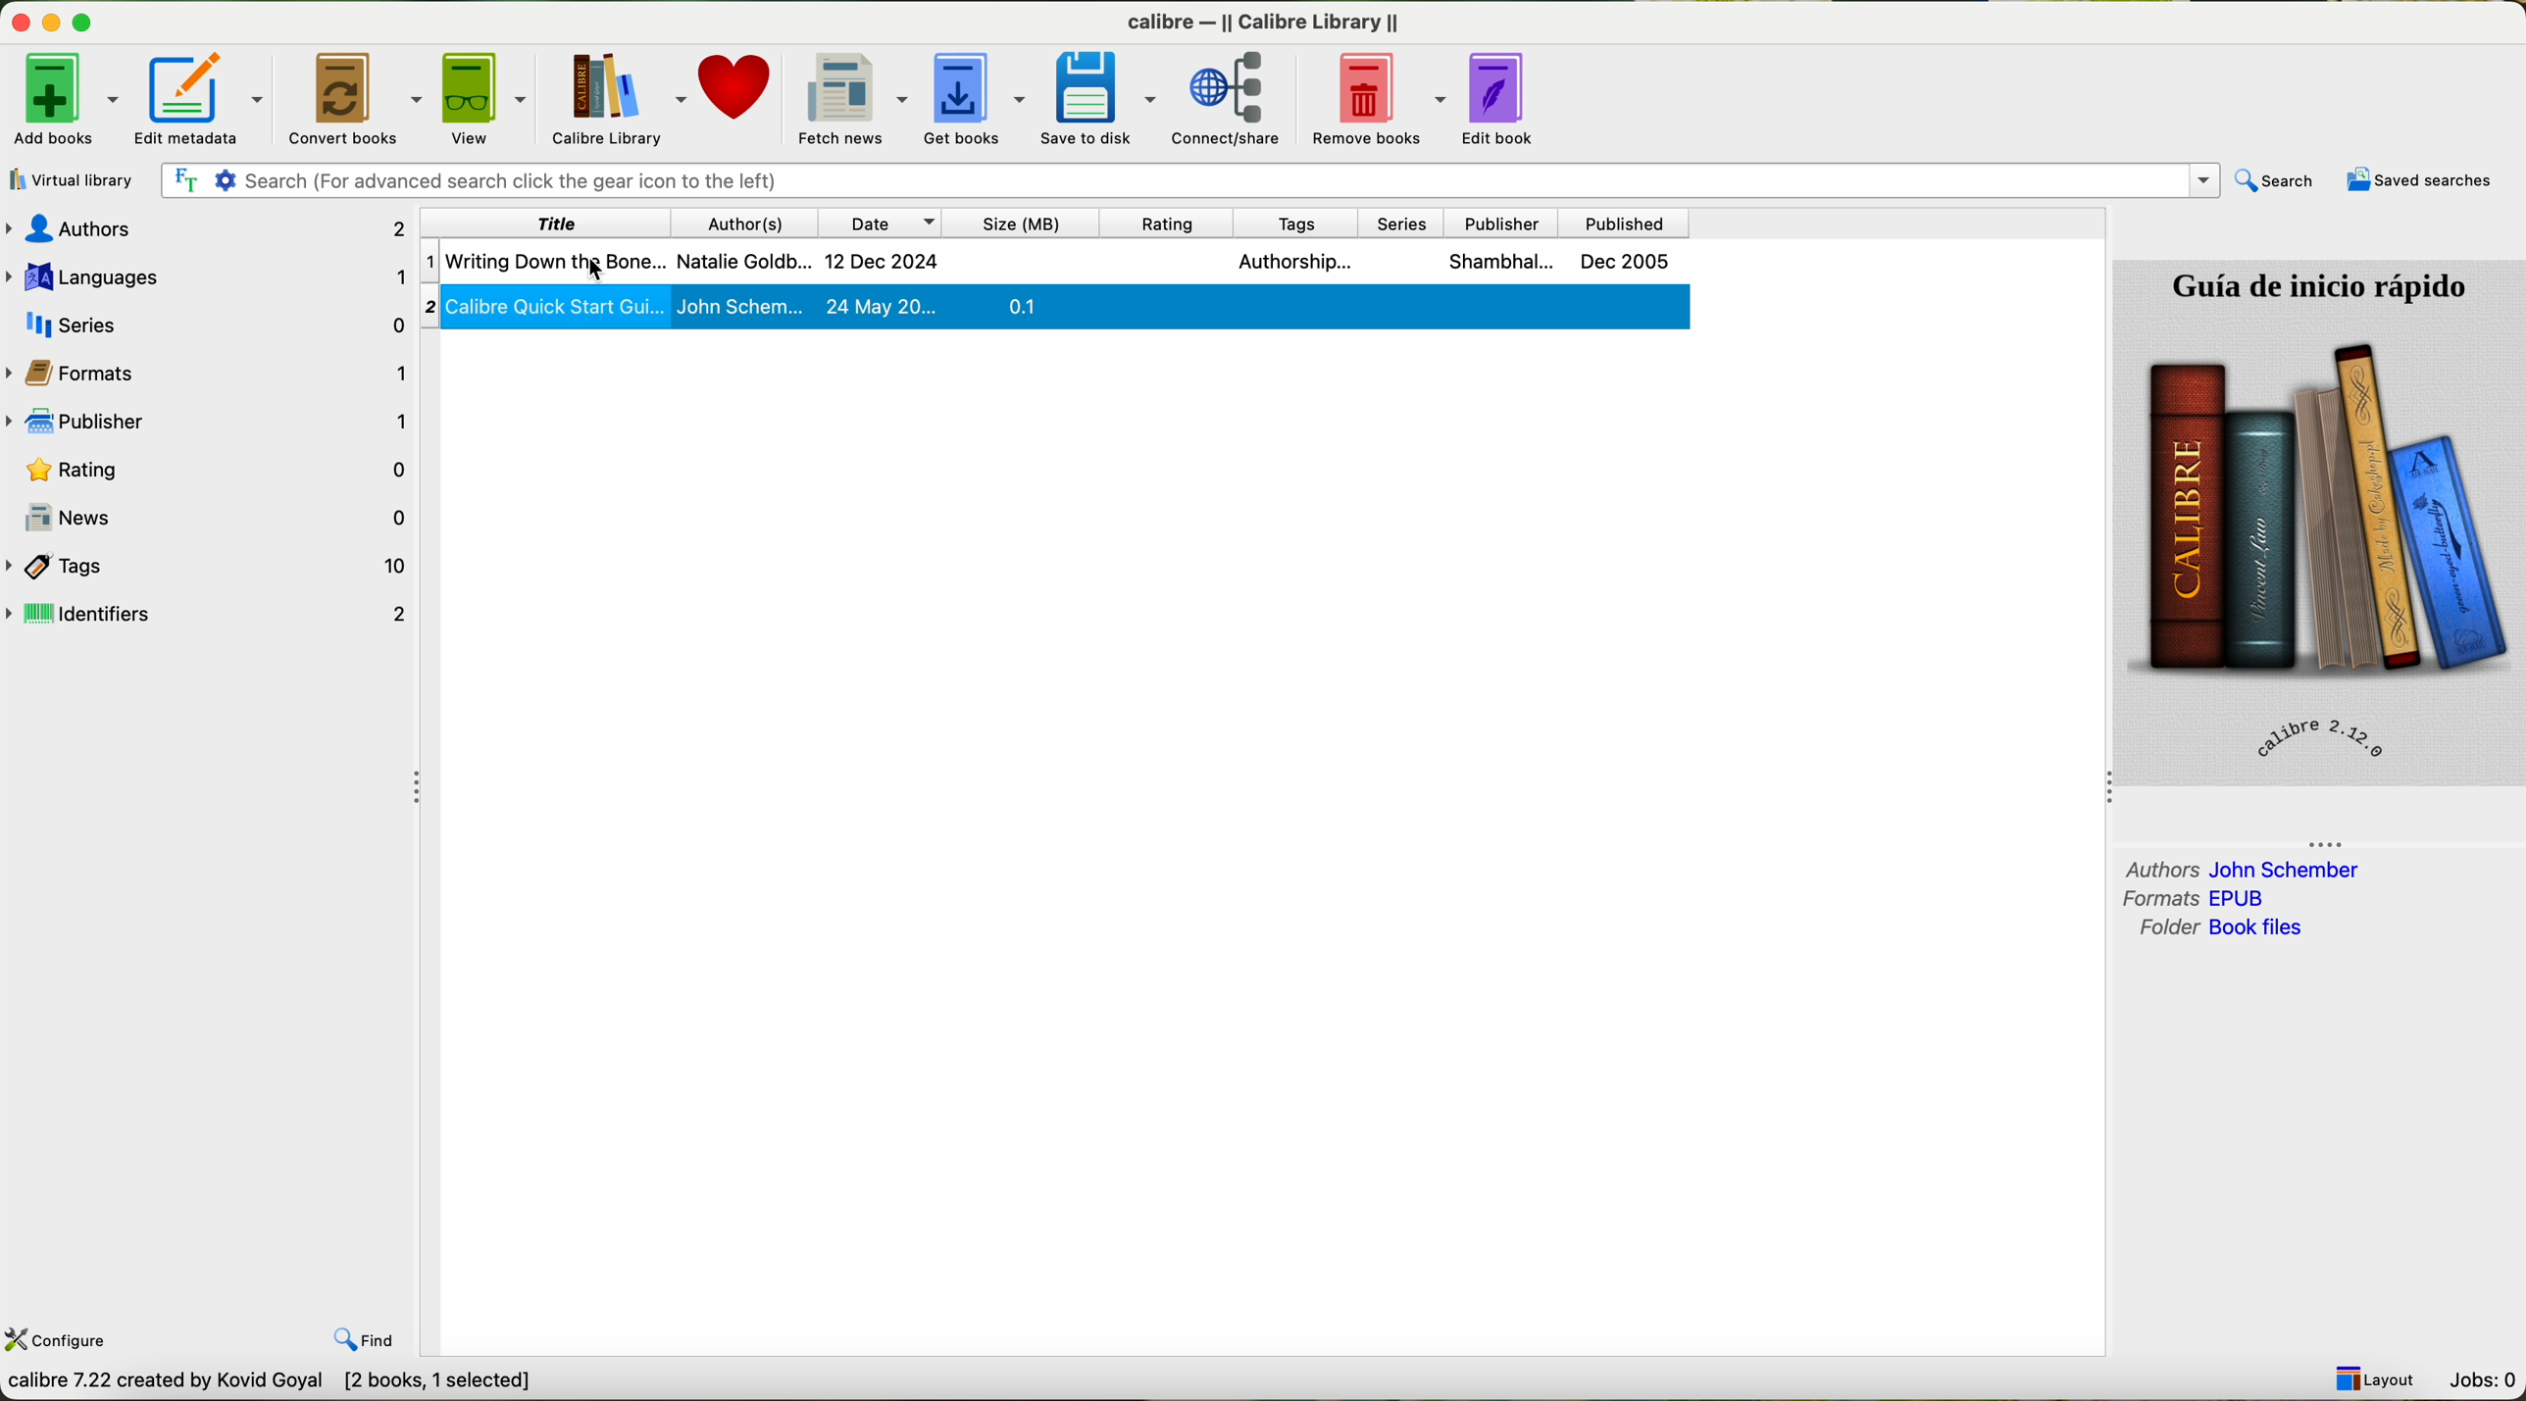 Image resolution: width=2526 pixels, height=1401 pixels. What do you see at coordinates (1165, 224) in the screenshot?
I see `rating` at bounding box center [1165, 224].